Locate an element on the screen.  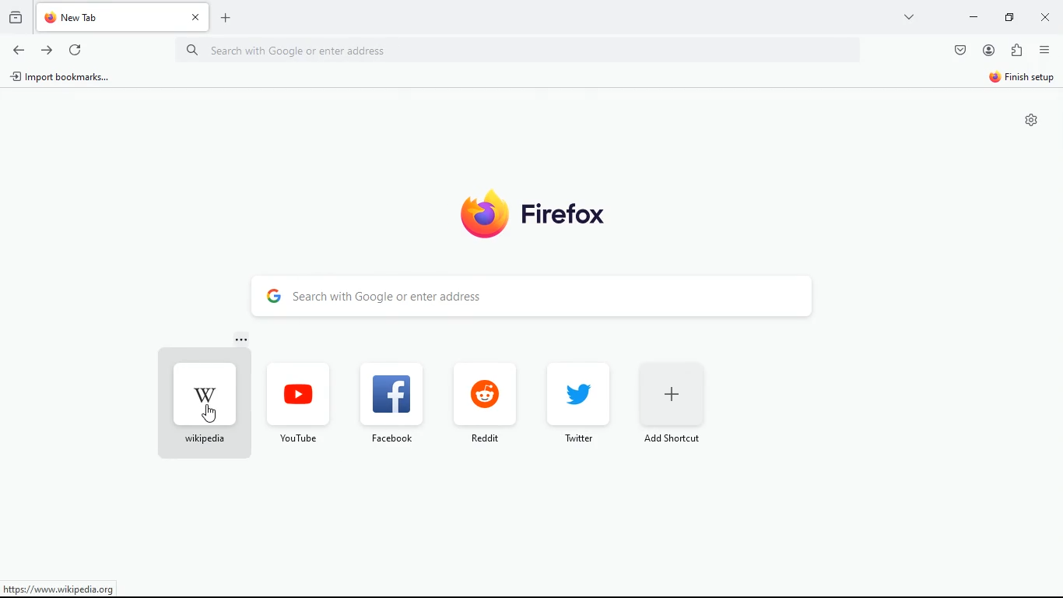
youtube logo is located at coordinates (301, 386).